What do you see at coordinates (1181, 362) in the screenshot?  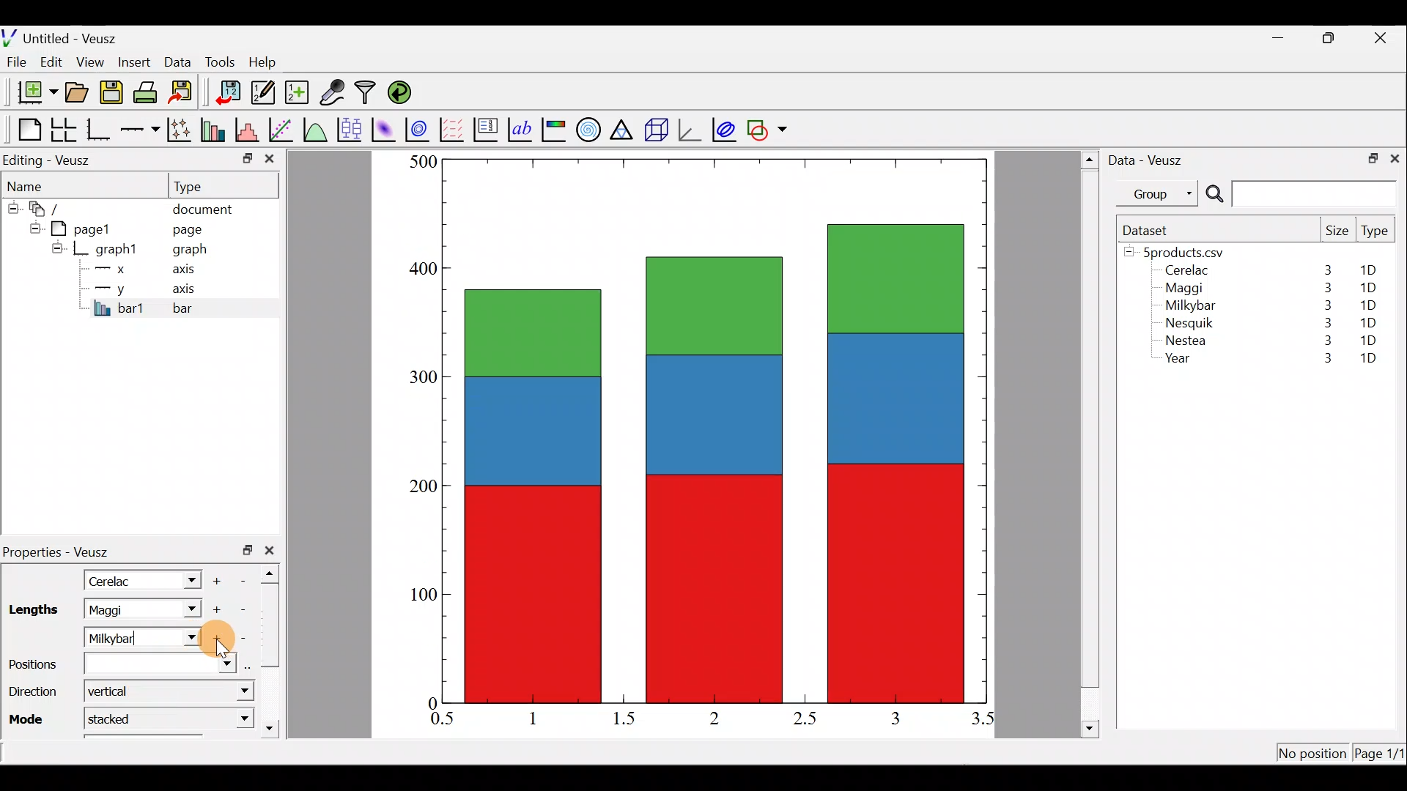 I see `Year` at bounding box center [1181, 362].